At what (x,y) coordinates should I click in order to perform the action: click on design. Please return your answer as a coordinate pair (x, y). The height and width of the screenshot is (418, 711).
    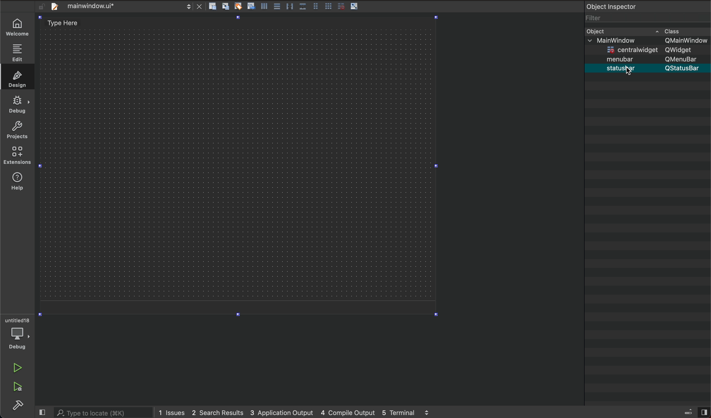
    Looking at the image, I should click on (17, 80).